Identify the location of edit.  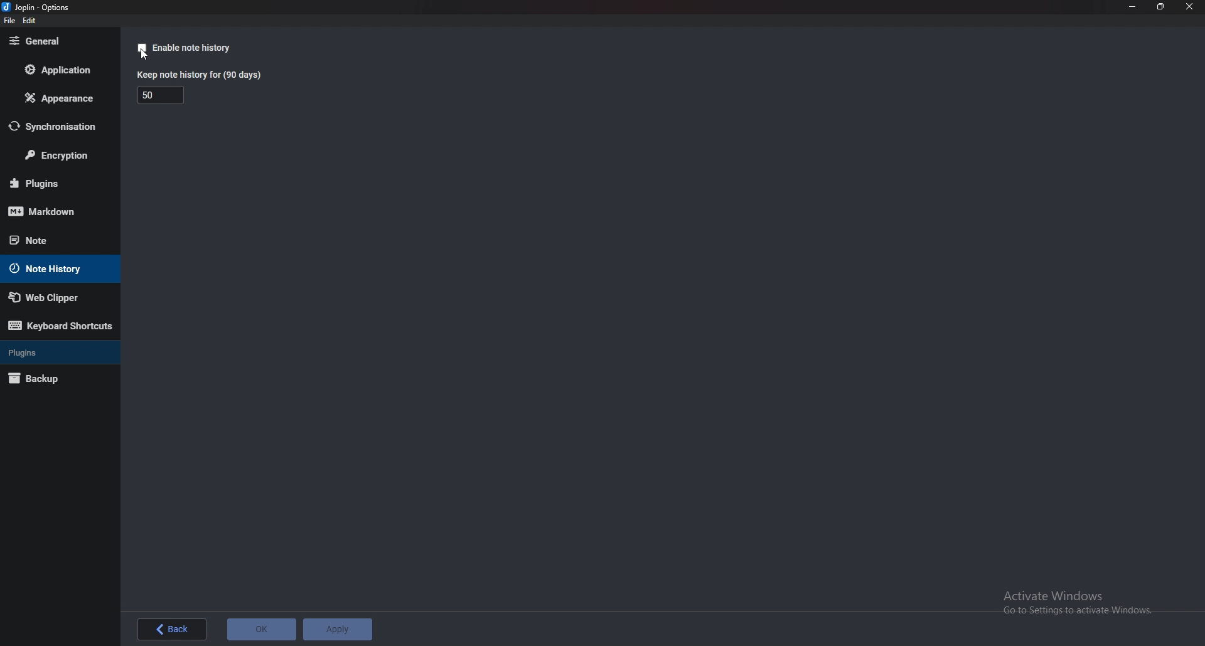
(30, 21).